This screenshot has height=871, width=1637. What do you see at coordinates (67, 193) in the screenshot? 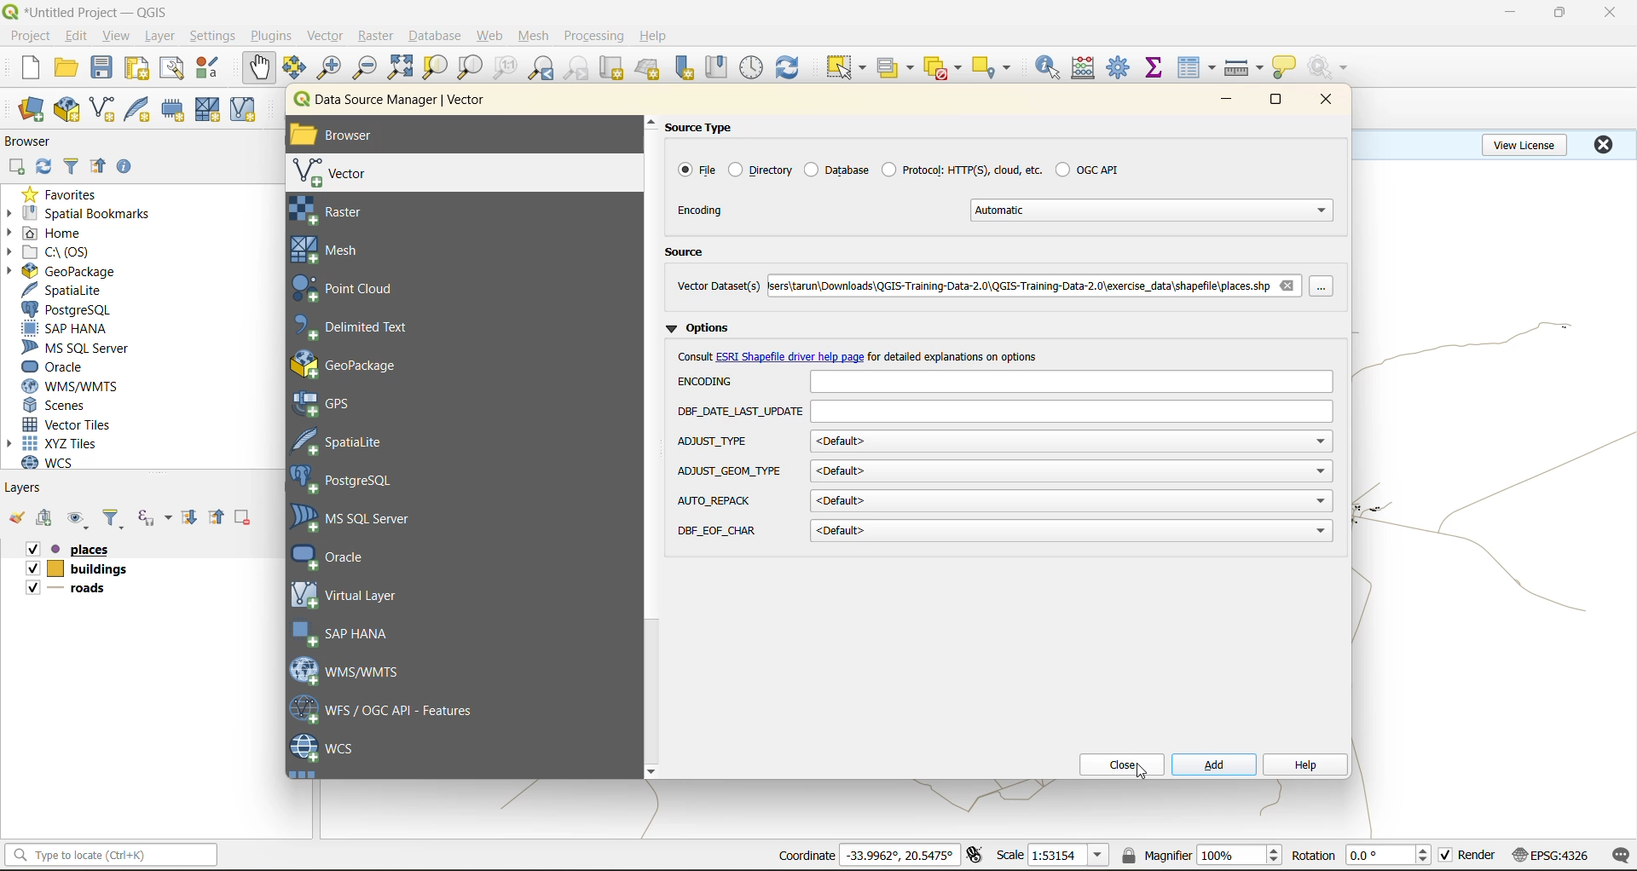
I see `favorites` at bounding box center [67, 193].